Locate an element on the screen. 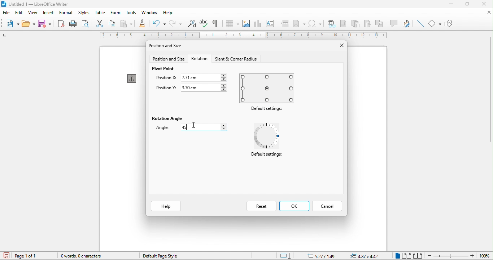 This screenshot has width=493, height=260. default page style is located at coordinates (158, 256).